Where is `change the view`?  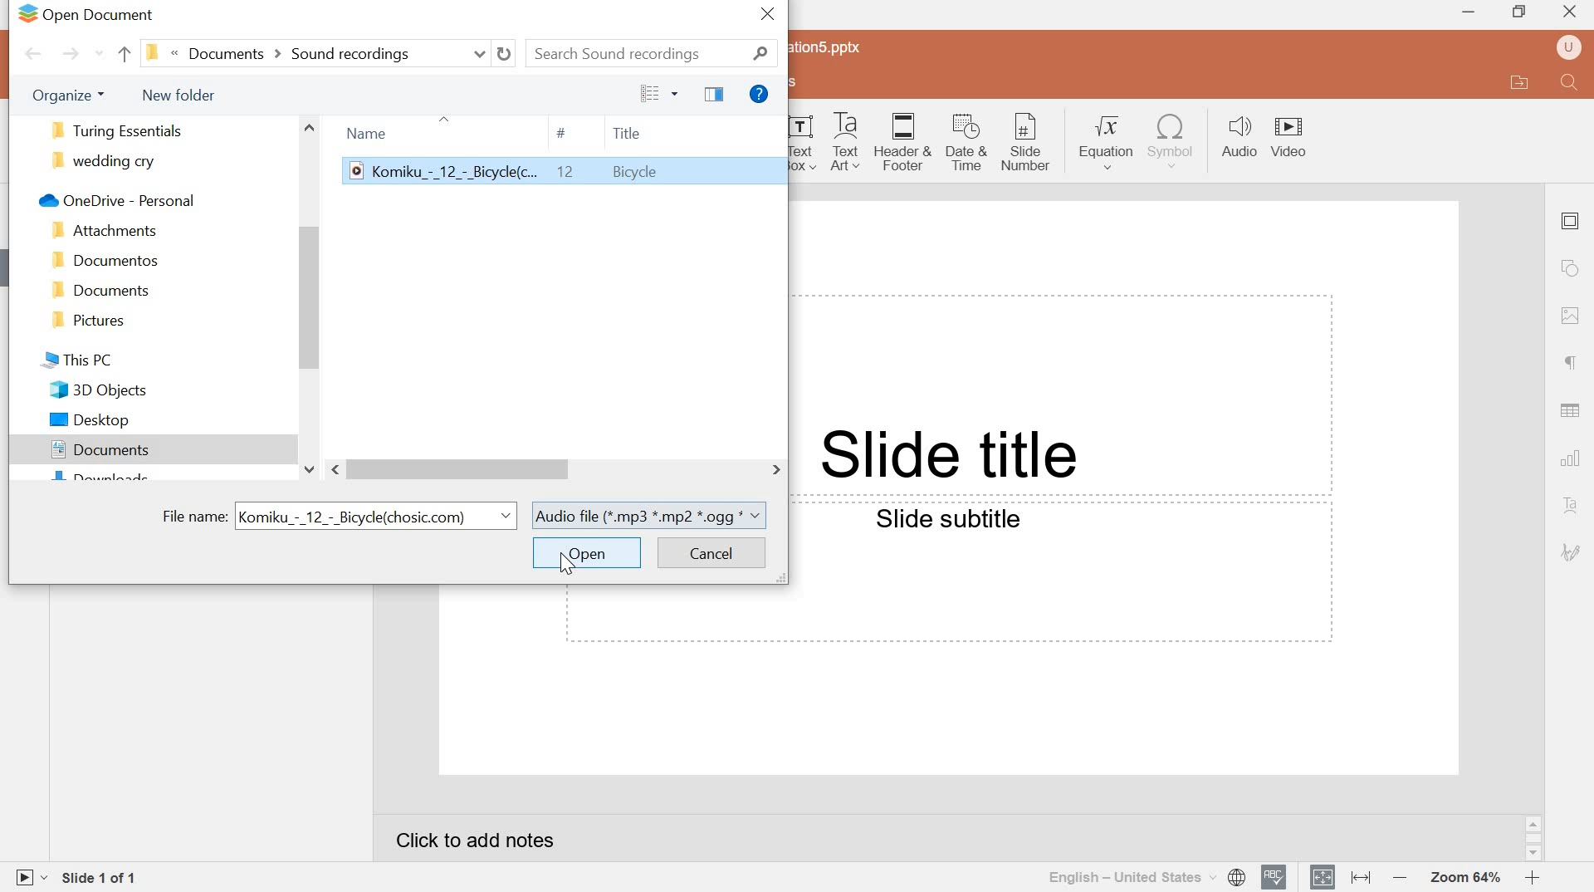 change the view is located at coordinates (649, 95).